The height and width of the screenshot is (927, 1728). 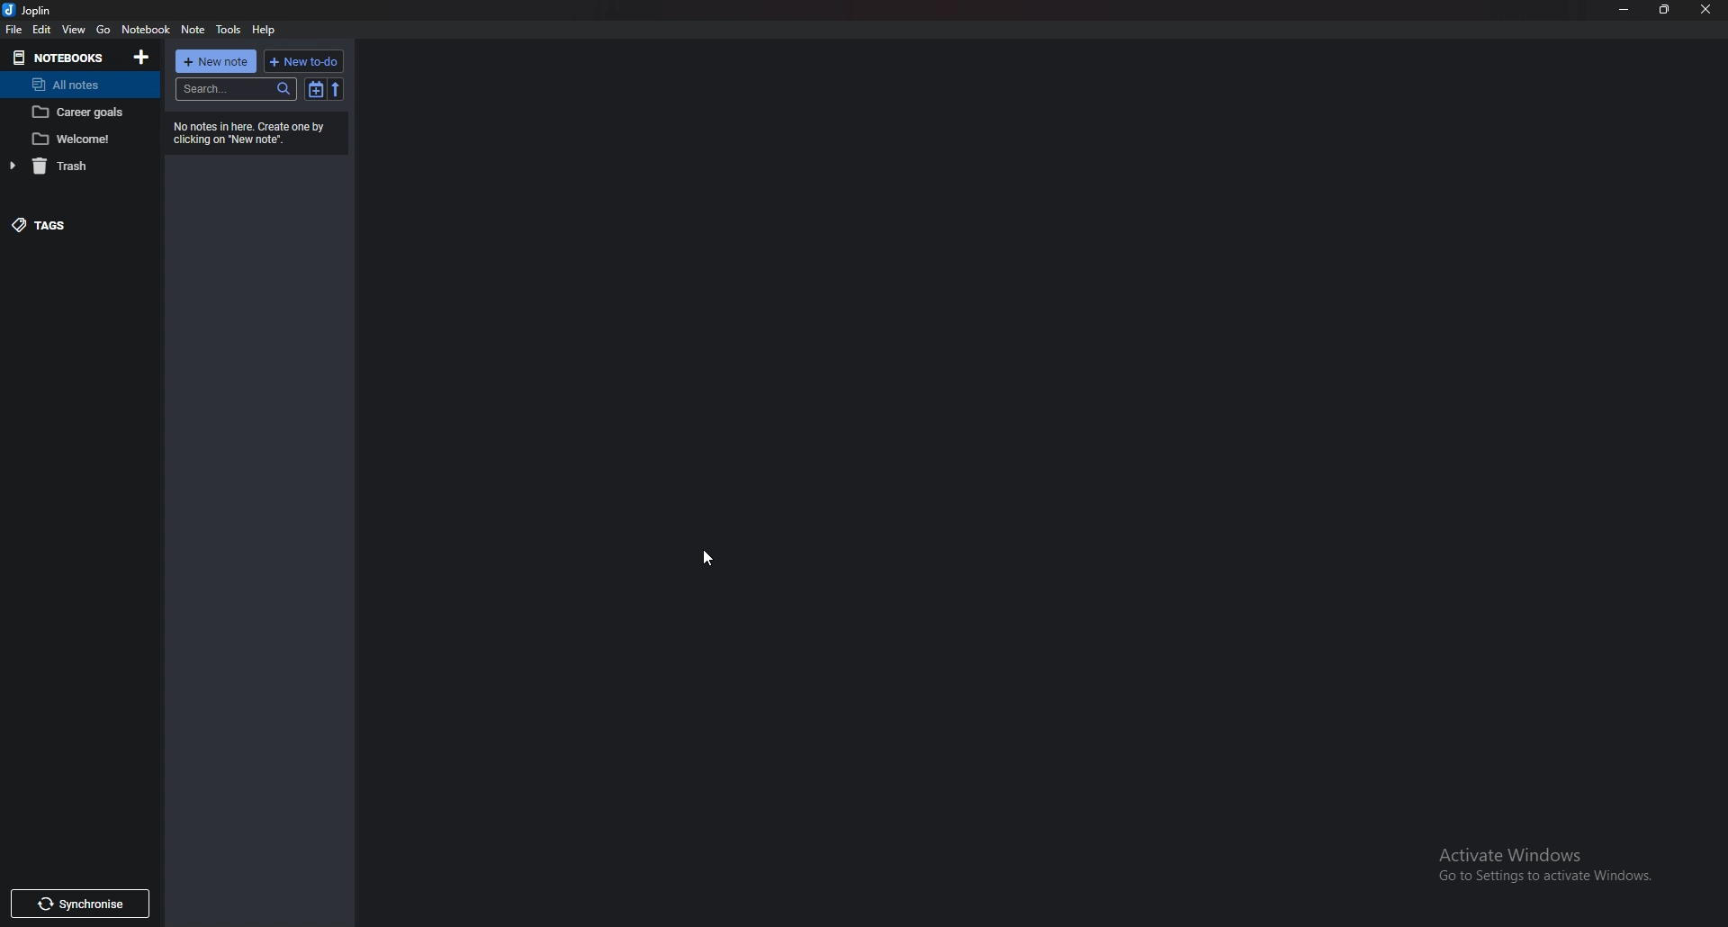 I want to click on close, so click(x=1705, y=10).